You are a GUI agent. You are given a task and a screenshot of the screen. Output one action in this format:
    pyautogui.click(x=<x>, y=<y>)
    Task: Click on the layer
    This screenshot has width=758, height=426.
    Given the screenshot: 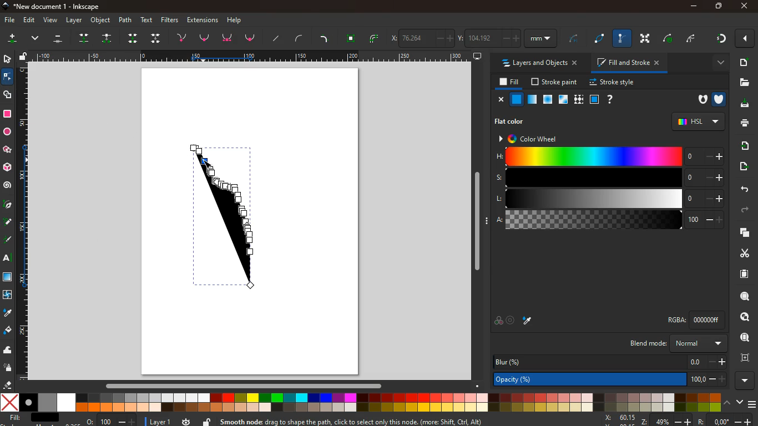 What is the action you would take?
    pyautogui.click(x=74, y=20)
    